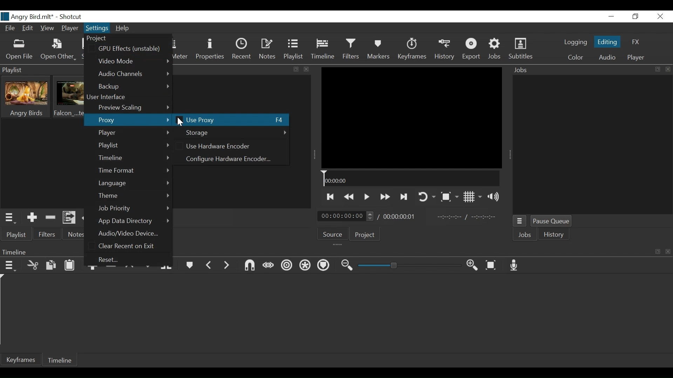  What do you see at coordinates (494, 197) in the screenshot?
I see `Show volume control` at bounding box center [494, 197].